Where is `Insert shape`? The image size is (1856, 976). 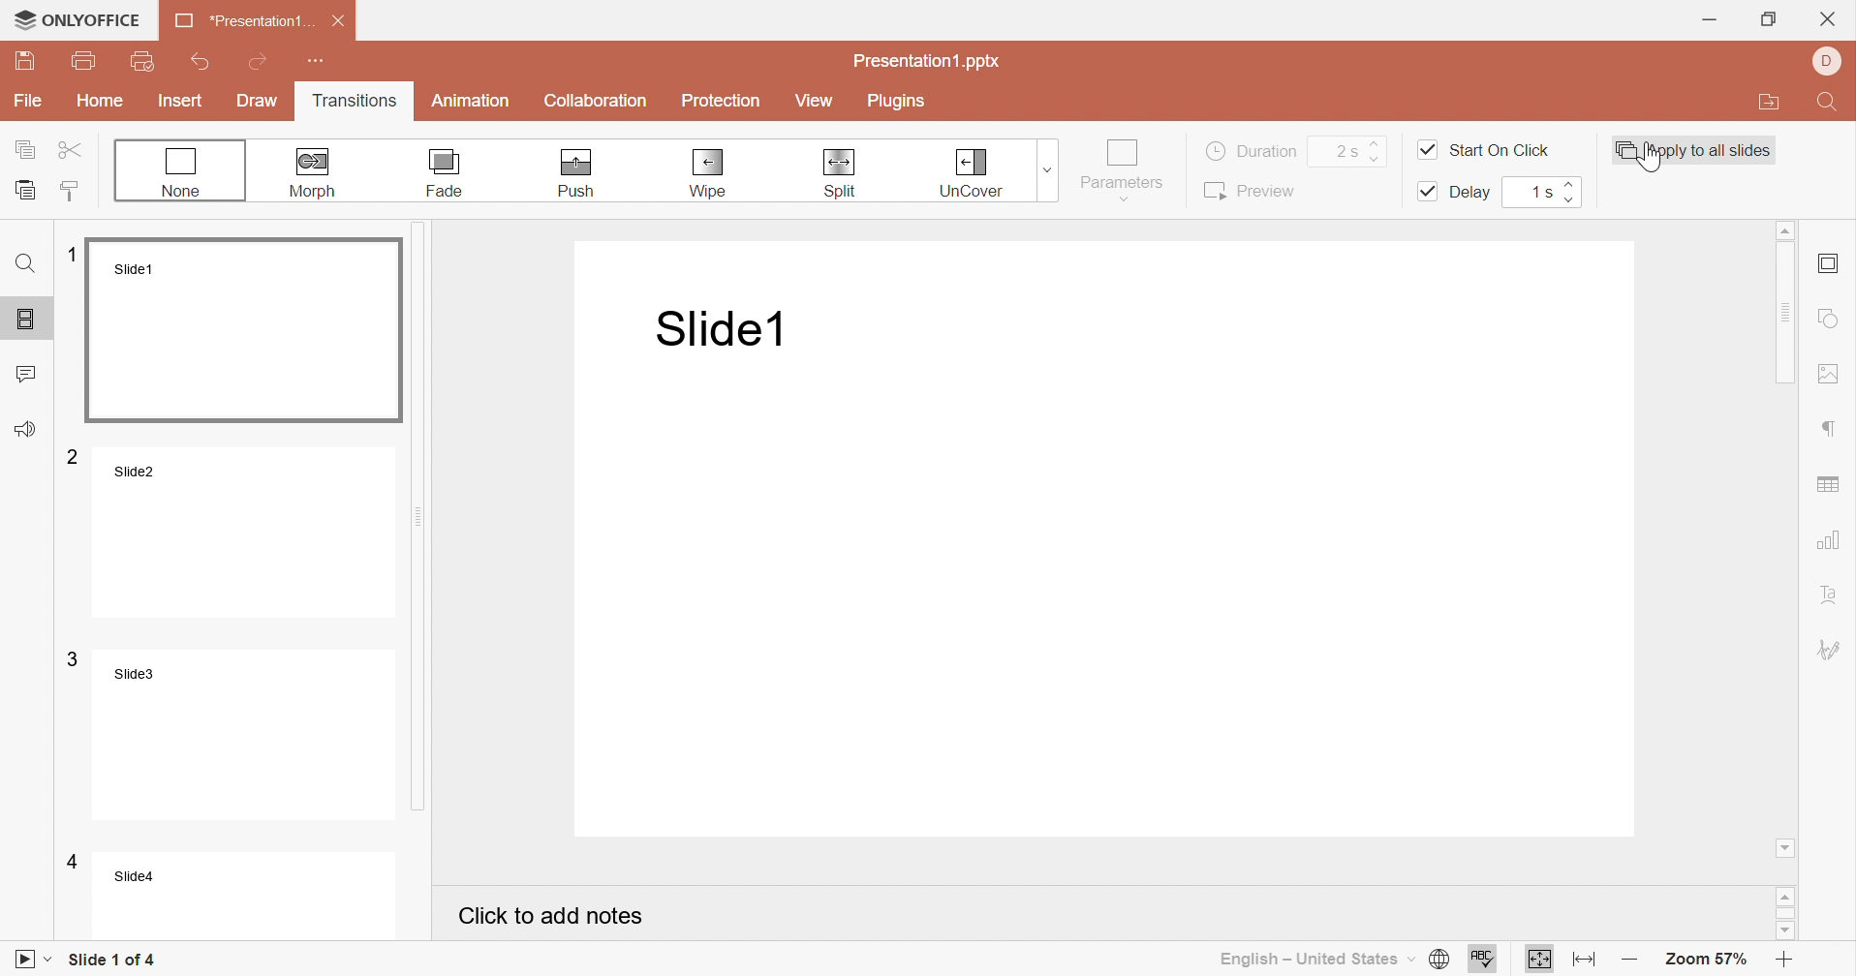
Insert shape is located at coordinates (1831, 319).